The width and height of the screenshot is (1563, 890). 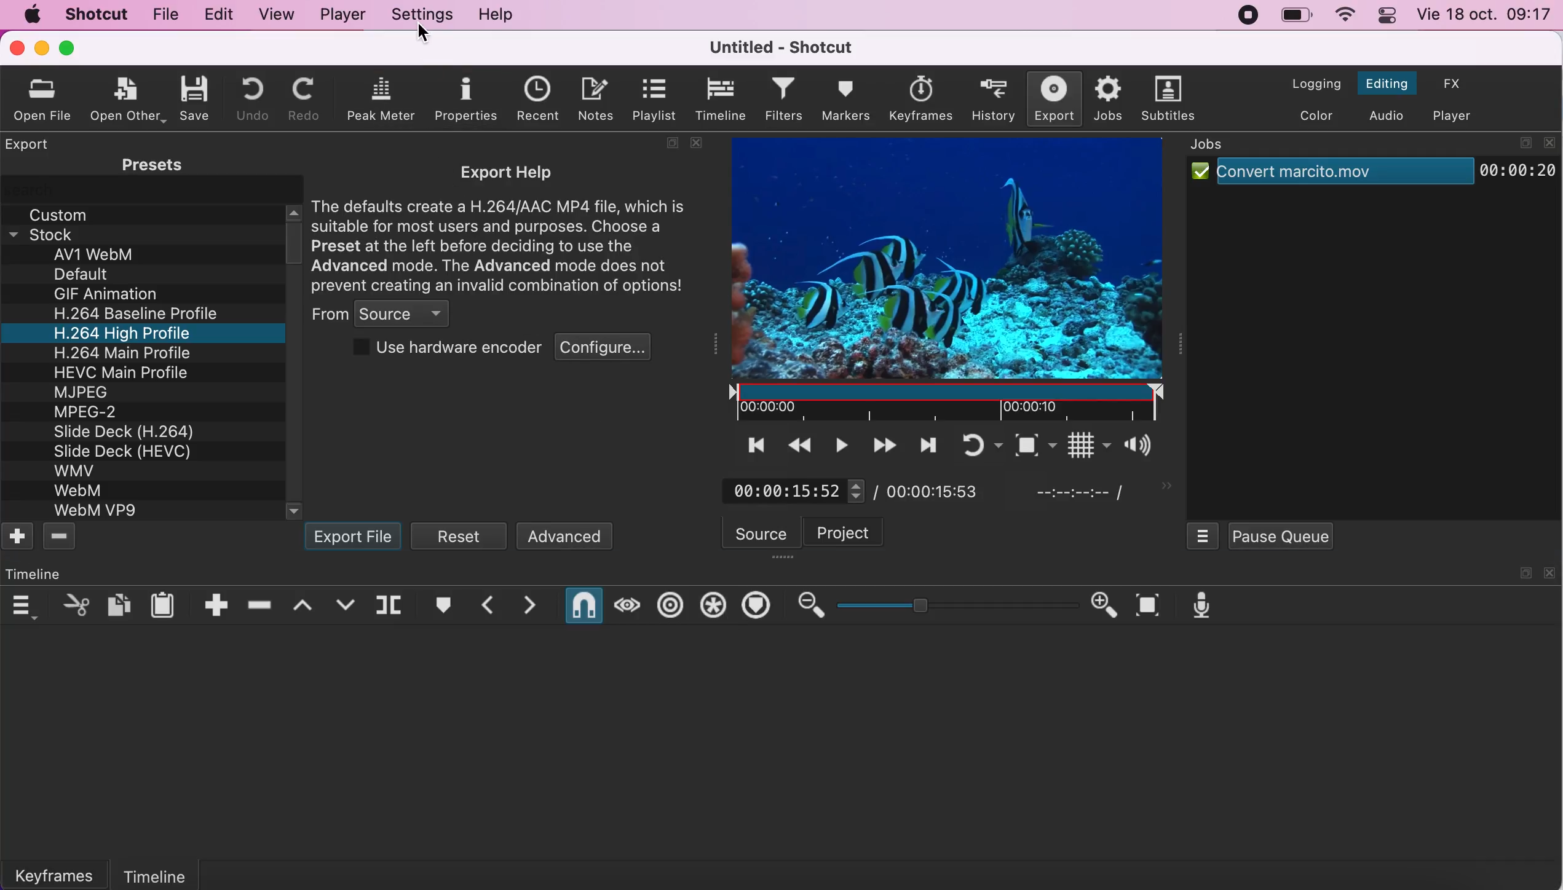 What do you see at coordinates (109, 255) in the screenshot?
I see `av1 webm` at bounding box center [109, 255].